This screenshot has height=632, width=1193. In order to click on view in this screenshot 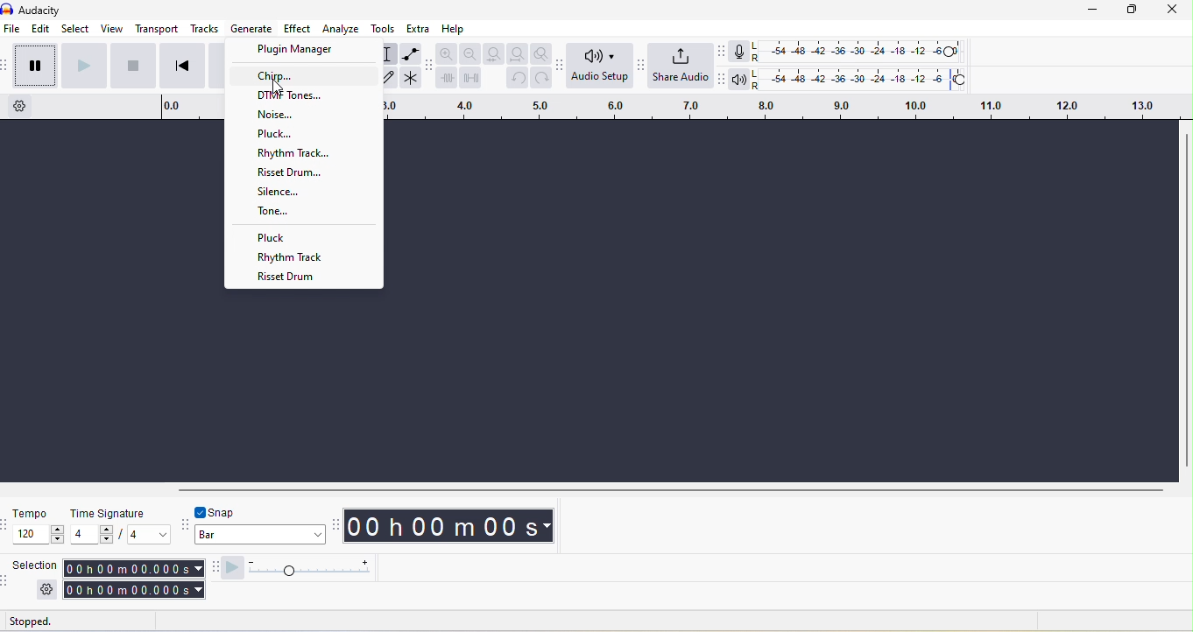, I will do `click(110, 28)`.